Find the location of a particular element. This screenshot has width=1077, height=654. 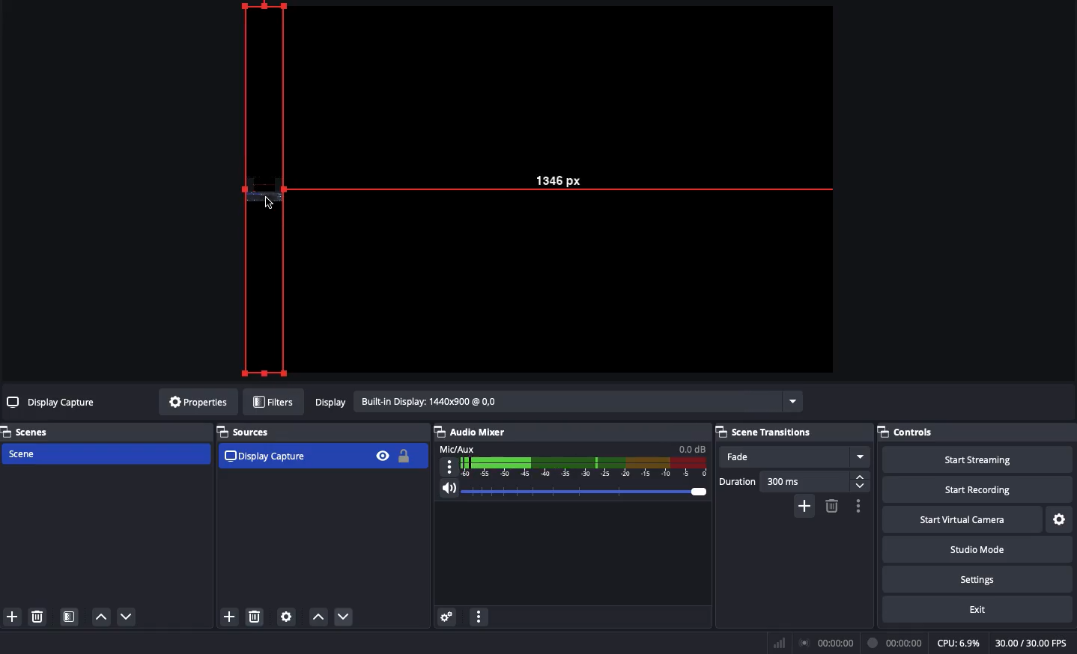

Options is located at coordinates (856, 506).